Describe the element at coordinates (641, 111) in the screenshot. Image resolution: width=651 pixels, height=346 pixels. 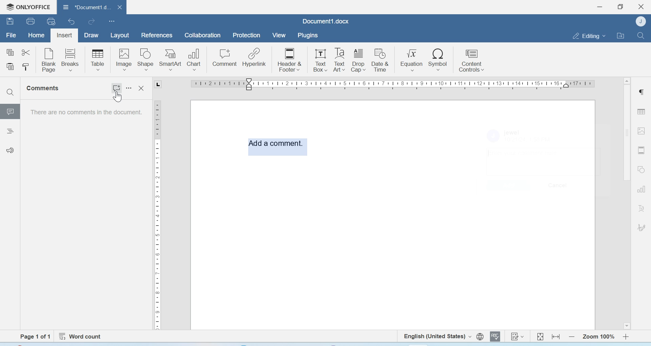
I see `Table` at that location.